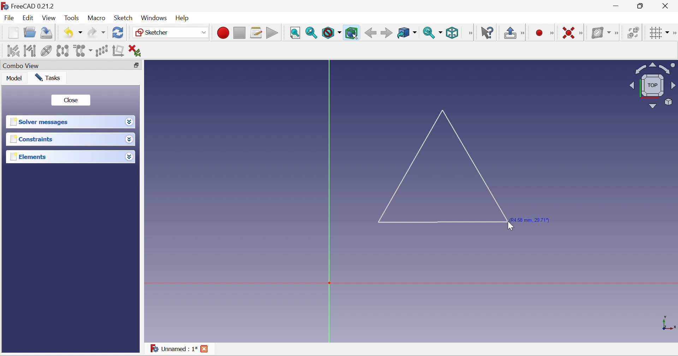 The image size is (678, 356). Describe the element at coordinates (667, 5) in the screenshot. I see `Close` at that location.